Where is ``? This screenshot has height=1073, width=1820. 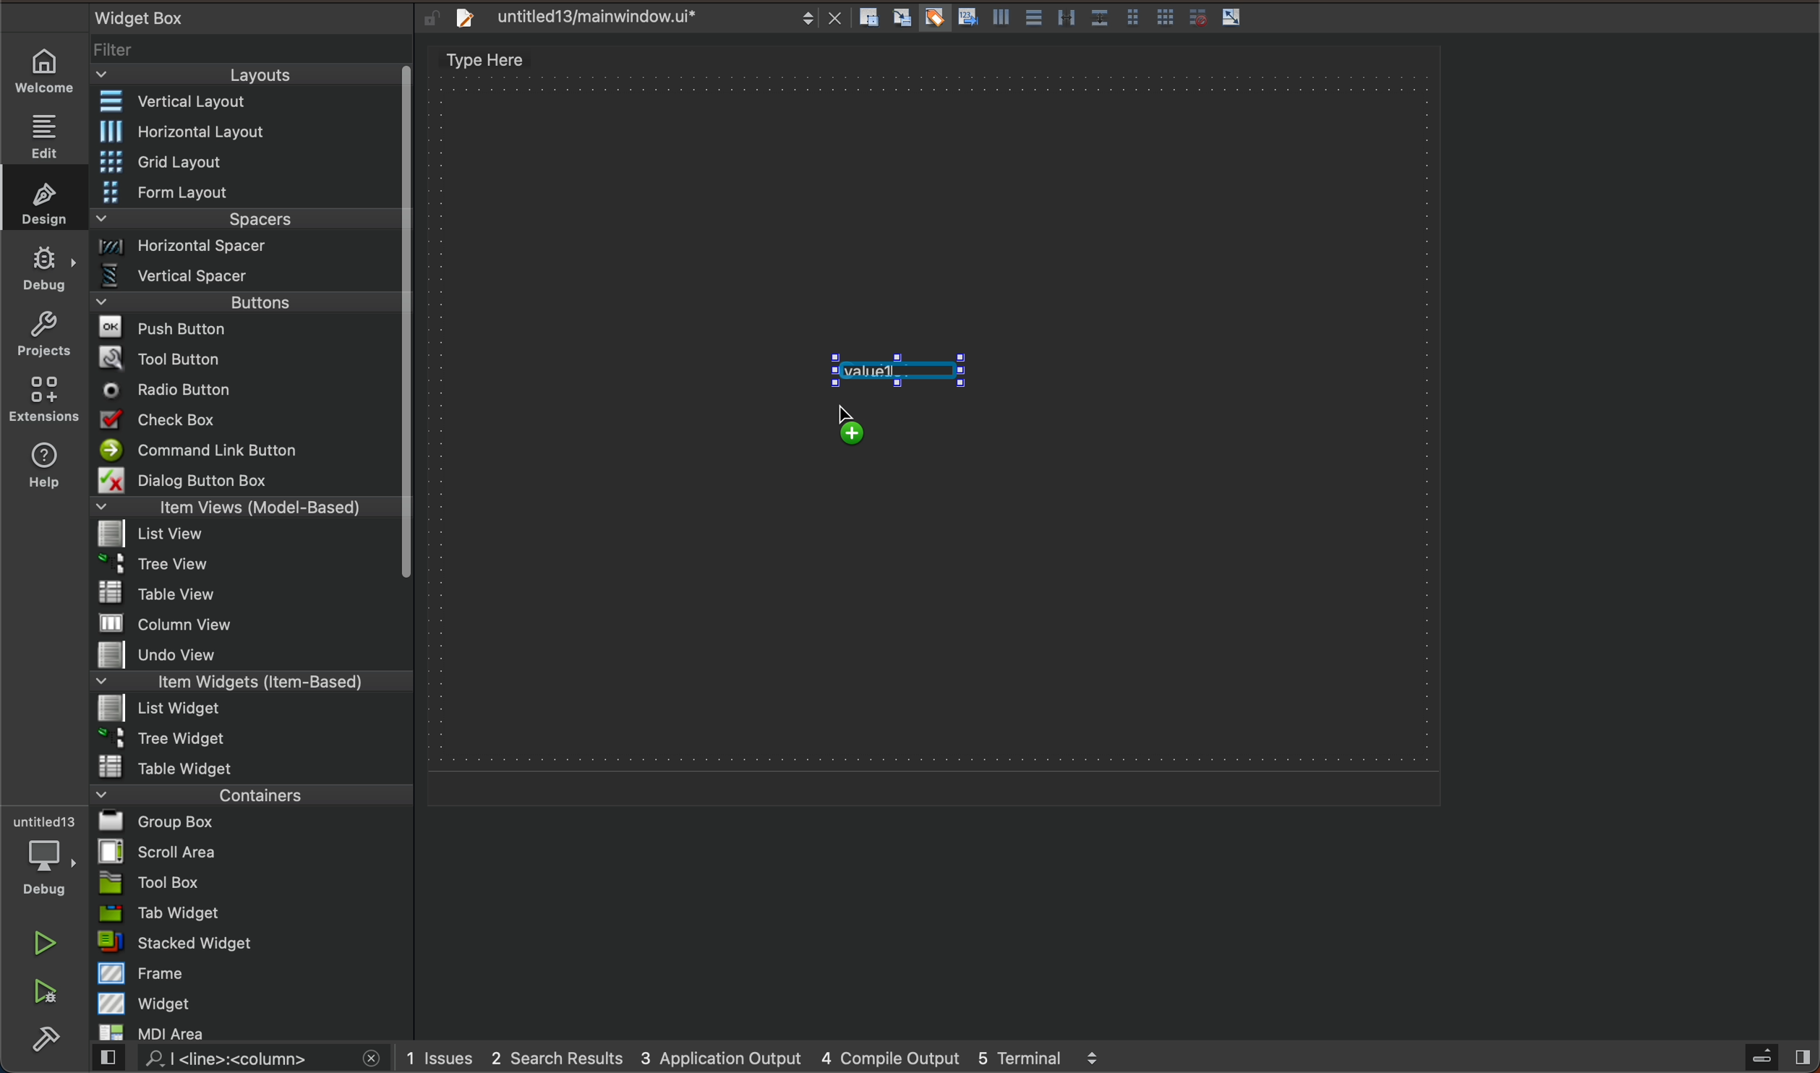  is located at coordinates (965, 19).